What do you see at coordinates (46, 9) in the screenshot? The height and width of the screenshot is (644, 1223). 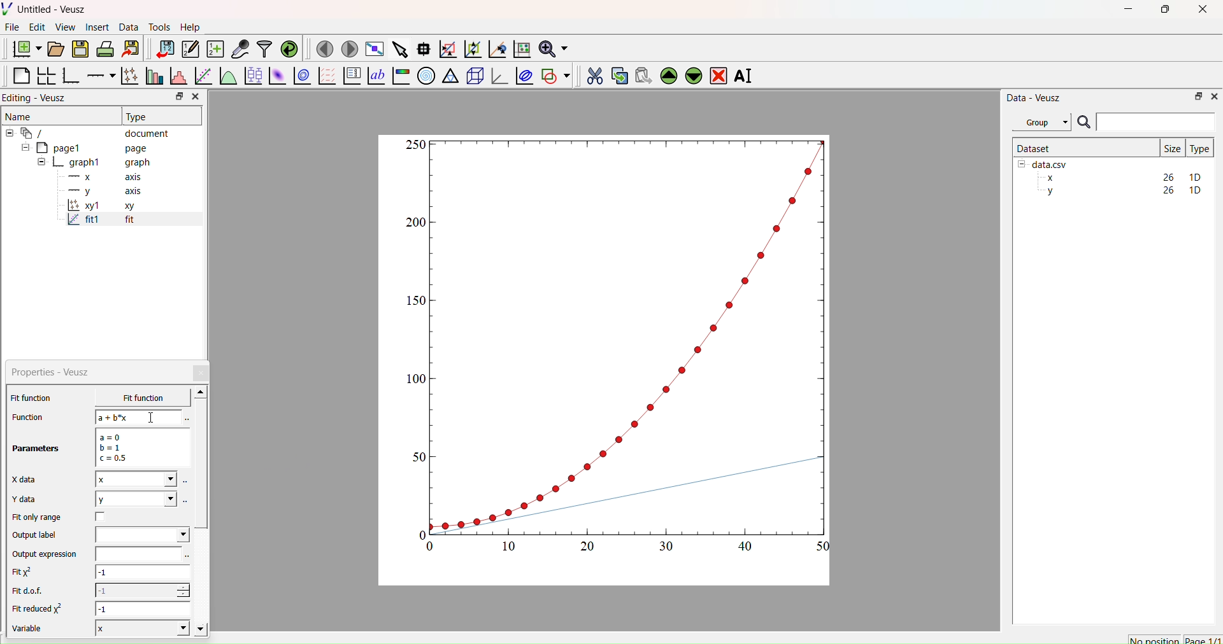 I see `Untitled - Veusz` at bounding box center [46, 9].